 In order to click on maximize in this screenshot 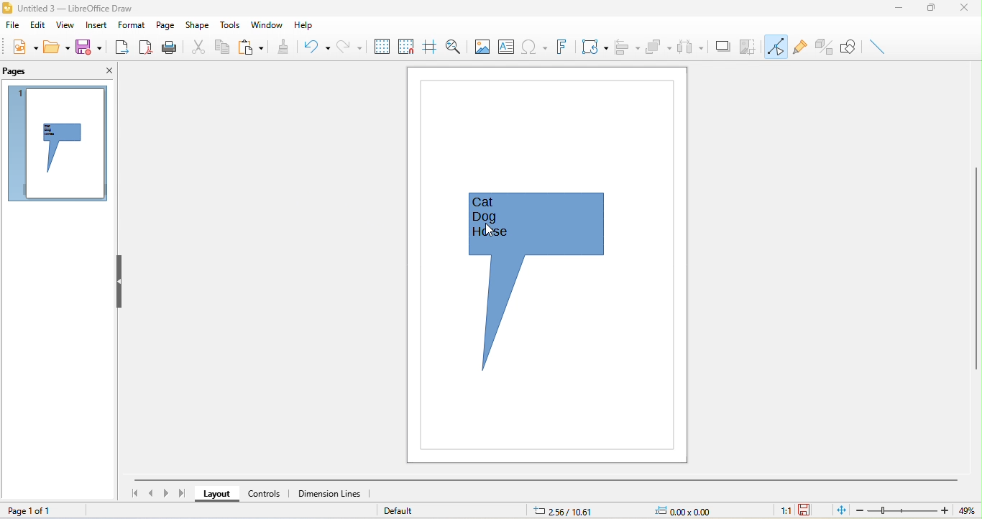, I will do `click(931, 9)`.